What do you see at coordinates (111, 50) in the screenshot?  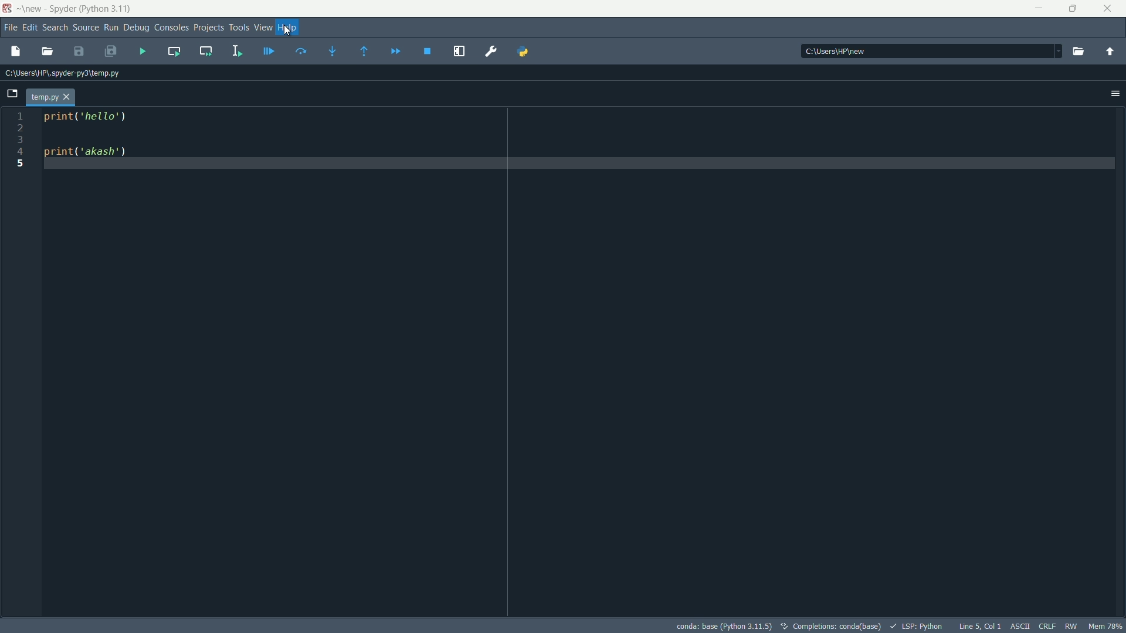 I see `save all files ` at bounding box center [111, 50].